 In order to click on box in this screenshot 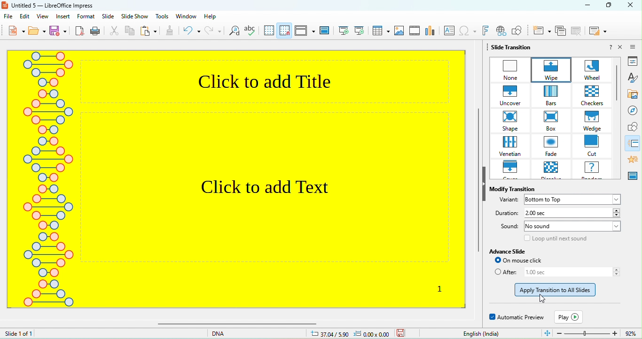, I will do `click(555, 121)`.